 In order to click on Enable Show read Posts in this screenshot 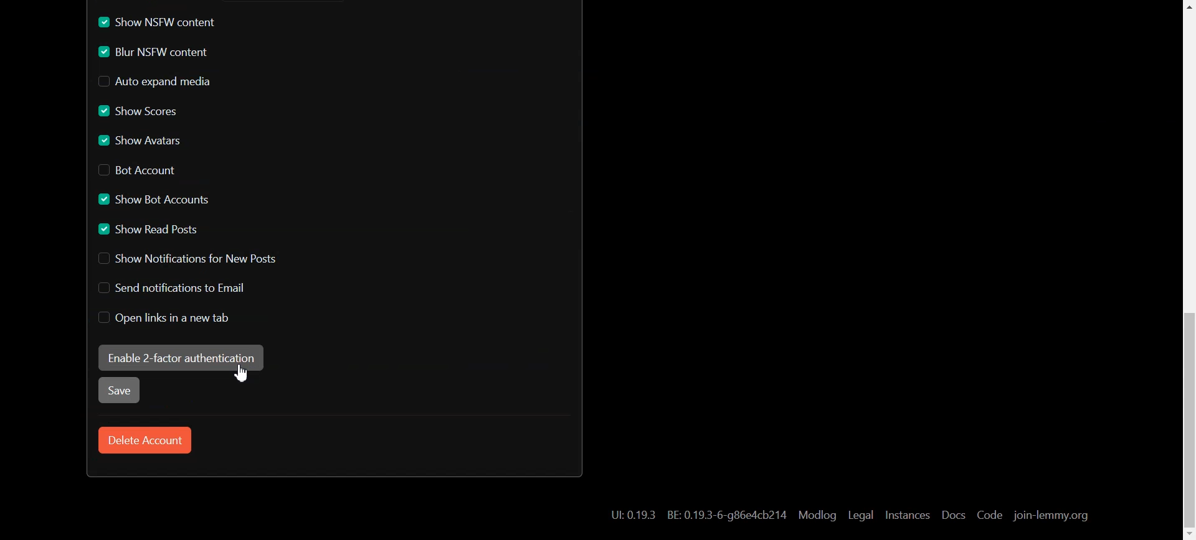, I will do `click(155, 228)`.